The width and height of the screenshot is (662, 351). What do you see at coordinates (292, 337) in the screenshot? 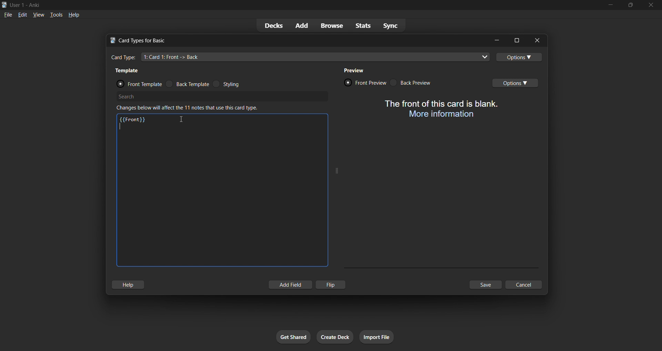
I see `get shared` at bounding box center [292, 337].